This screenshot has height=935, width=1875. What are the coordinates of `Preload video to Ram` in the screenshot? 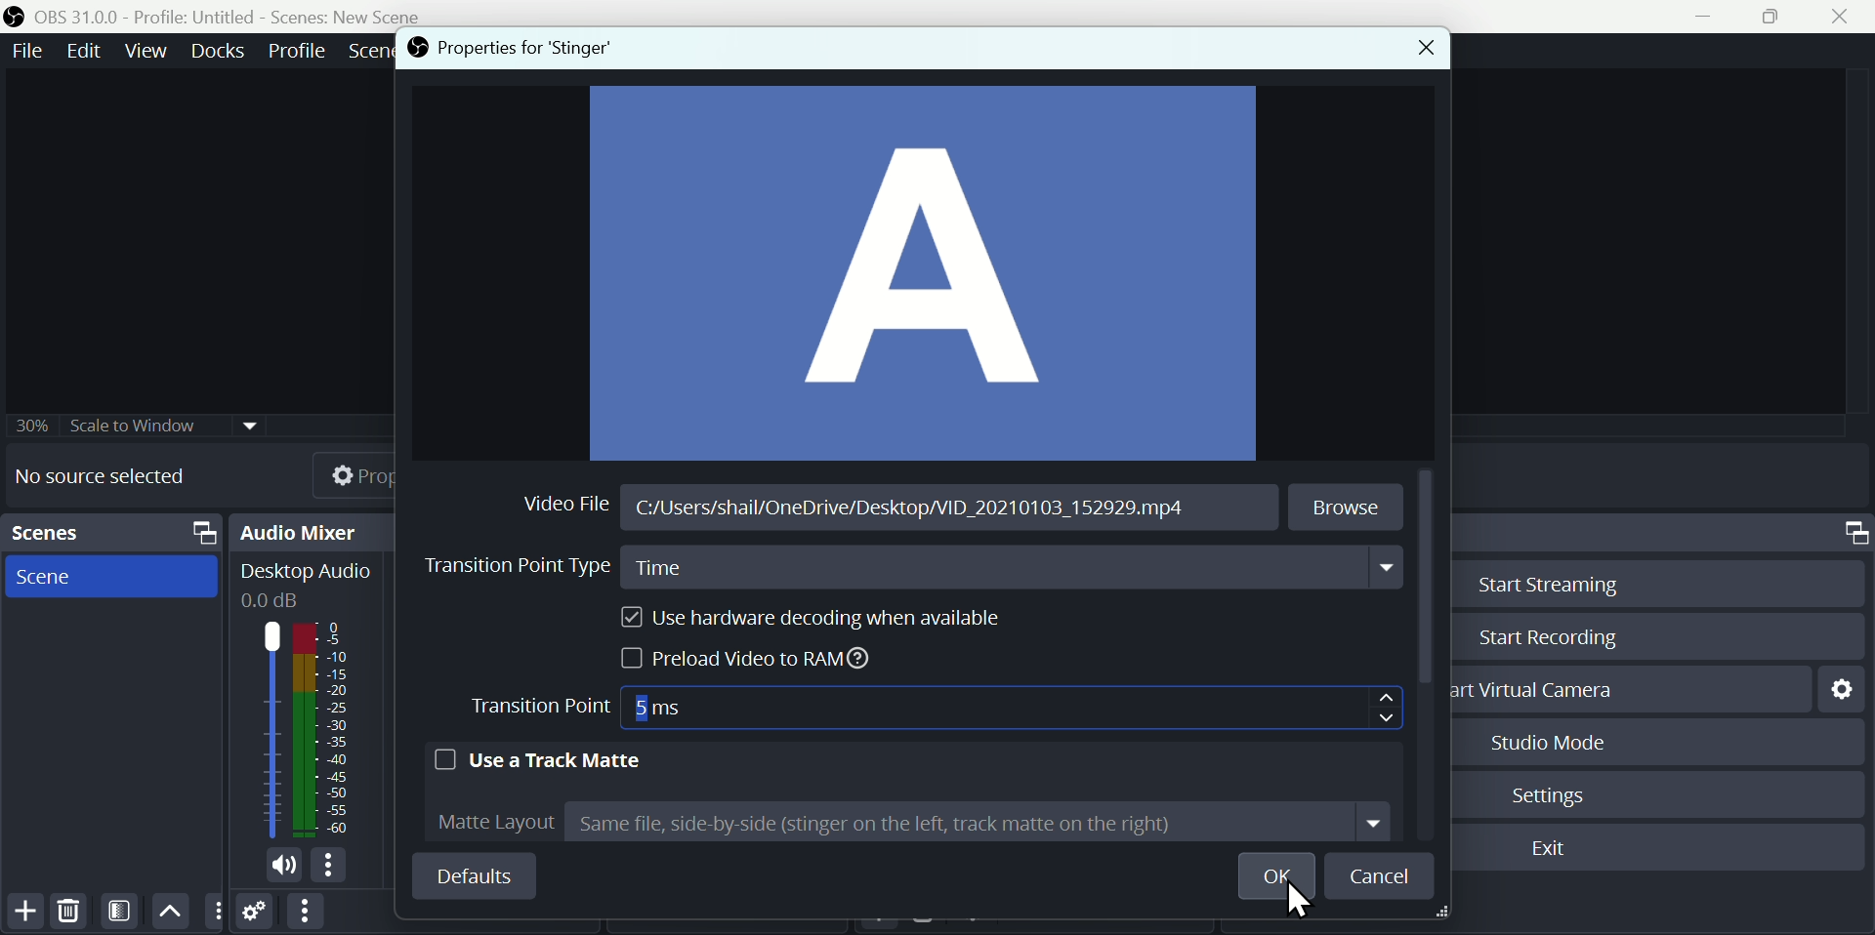 It's located at (753, 661).